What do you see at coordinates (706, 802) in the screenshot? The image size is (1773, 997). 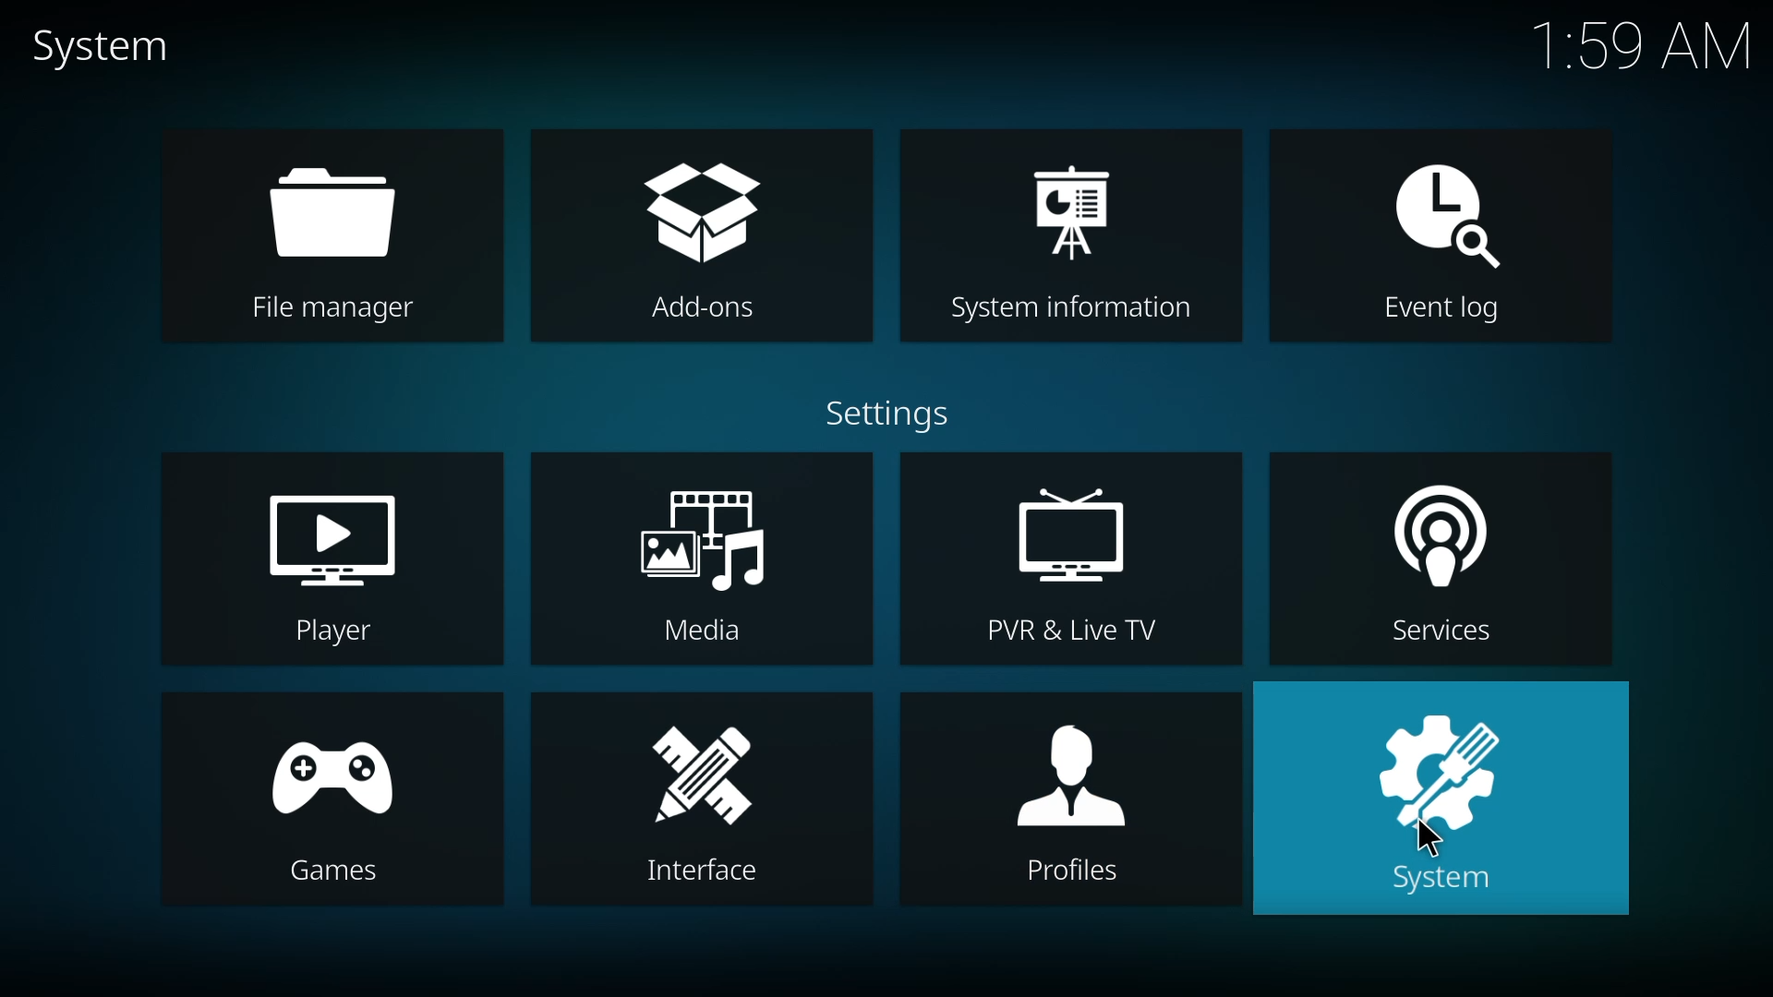 I see `interface` at bounding box center [706, 802].